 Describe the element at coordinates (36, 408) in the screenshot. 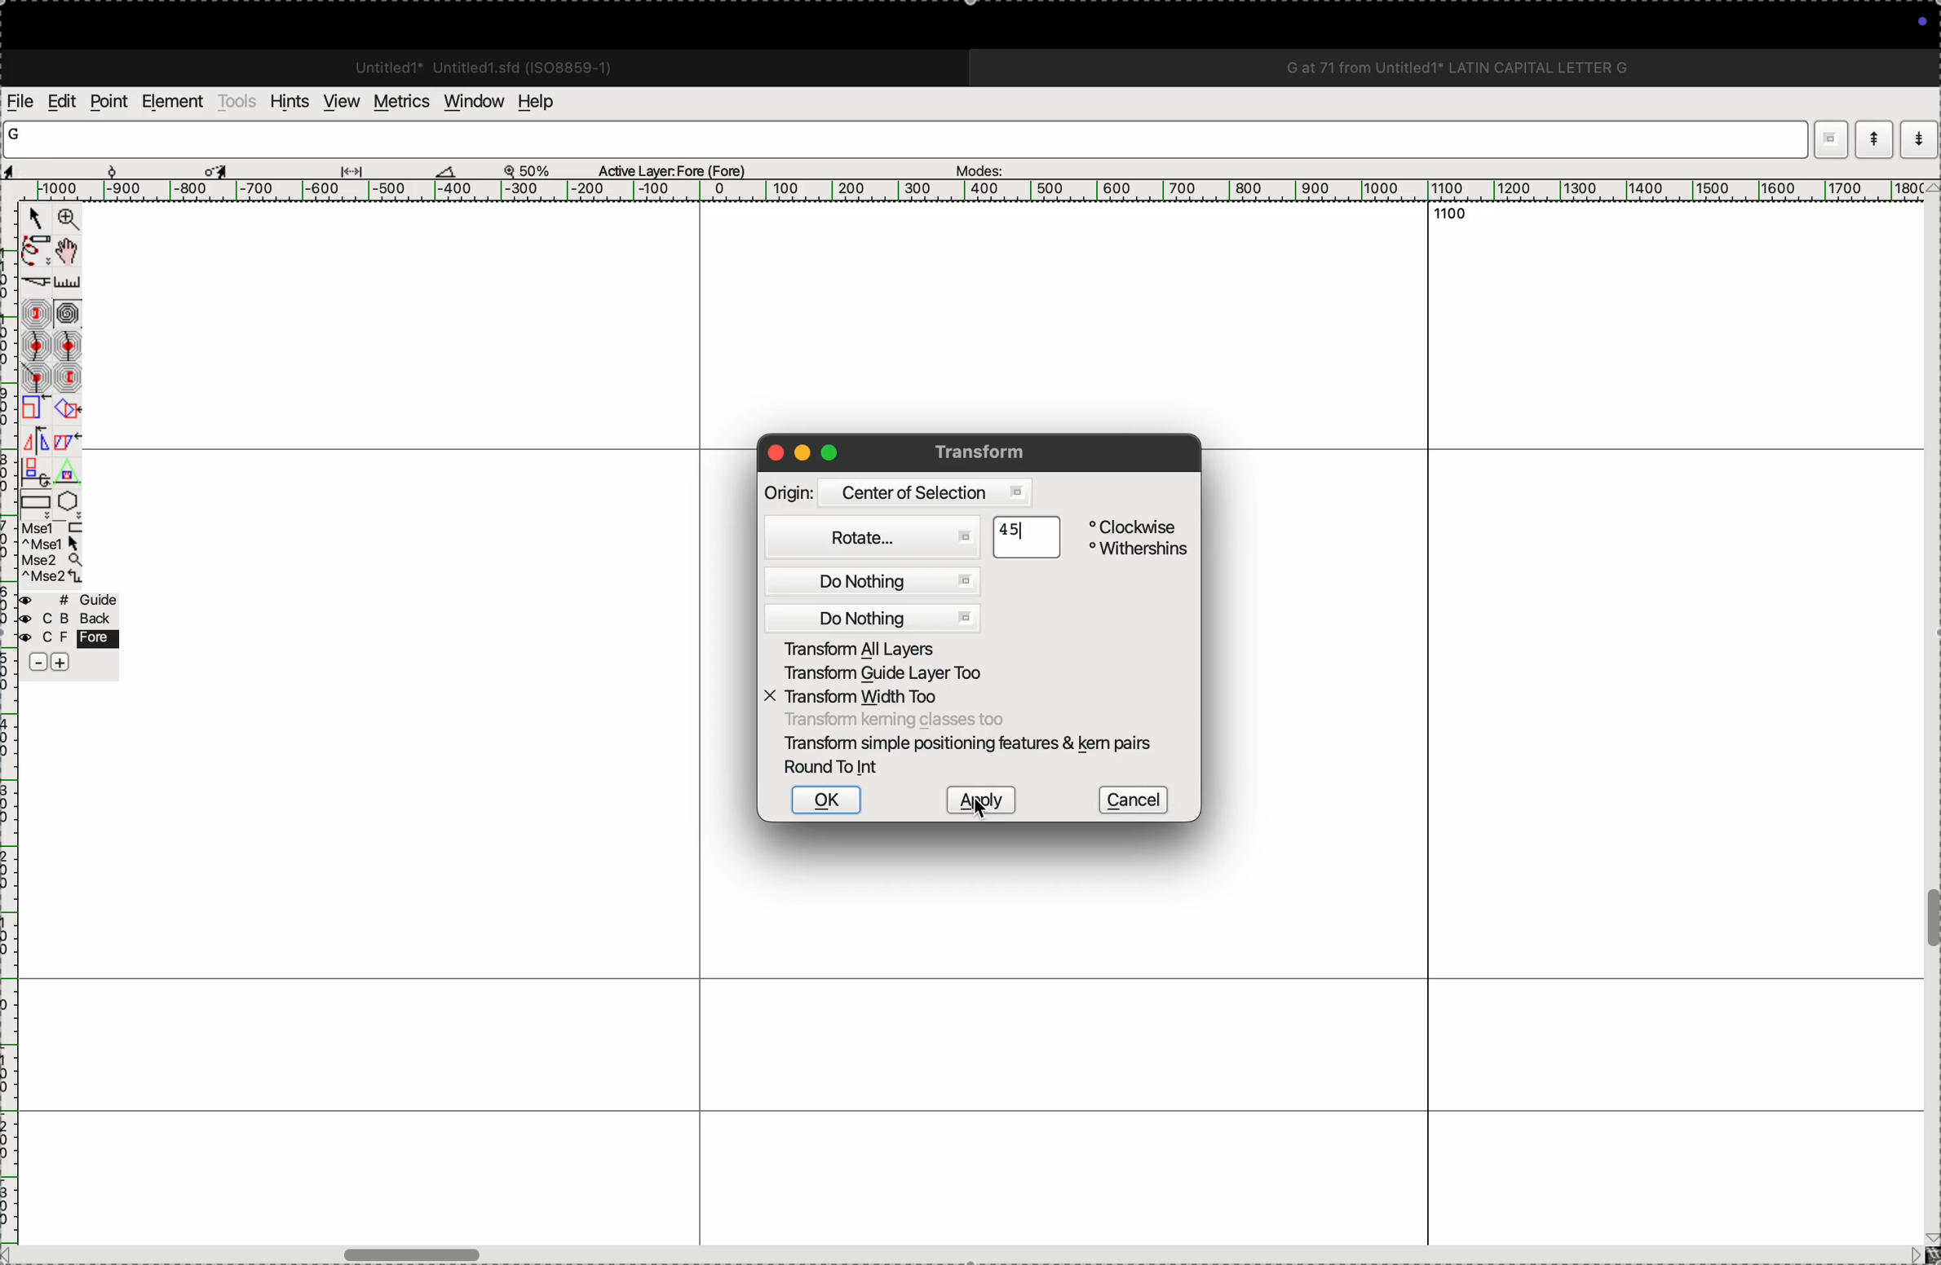

I see `scale` at that location.